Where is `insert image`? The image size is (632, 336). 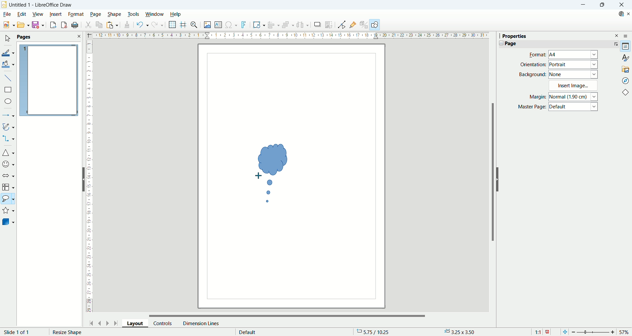
insert image is located at coordinates (207, 25).